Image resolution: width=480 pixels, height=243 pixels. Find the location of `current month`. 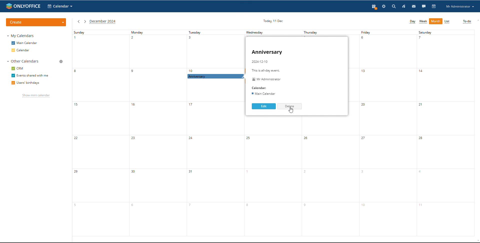

current month is located at coordinates (104, 22).